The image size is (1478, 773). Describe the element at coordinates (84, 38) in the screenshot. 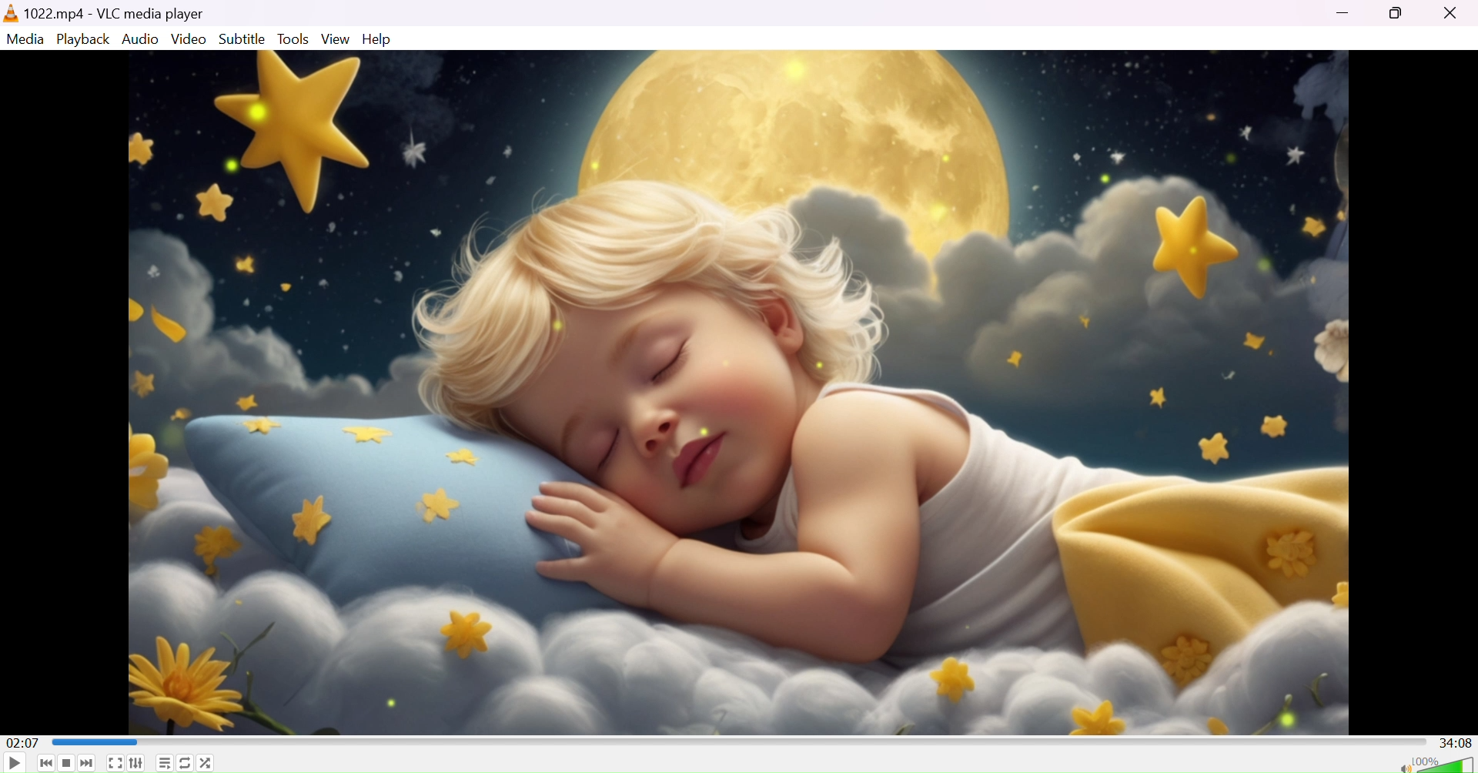

I see `Palyback` at that location.